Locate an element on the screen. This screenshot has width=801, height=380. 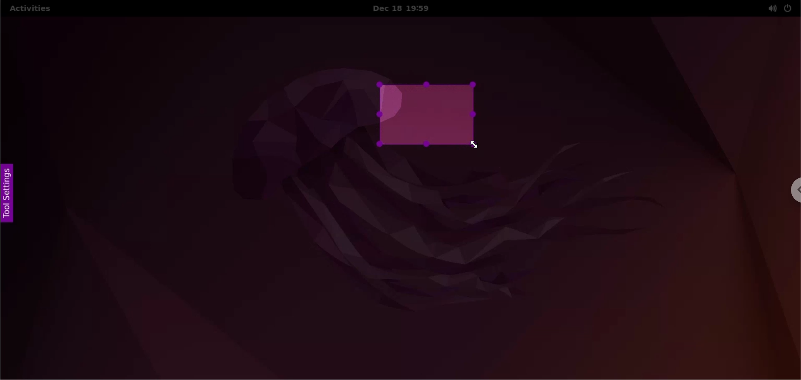
selected area is located at coordinates (428, 115).